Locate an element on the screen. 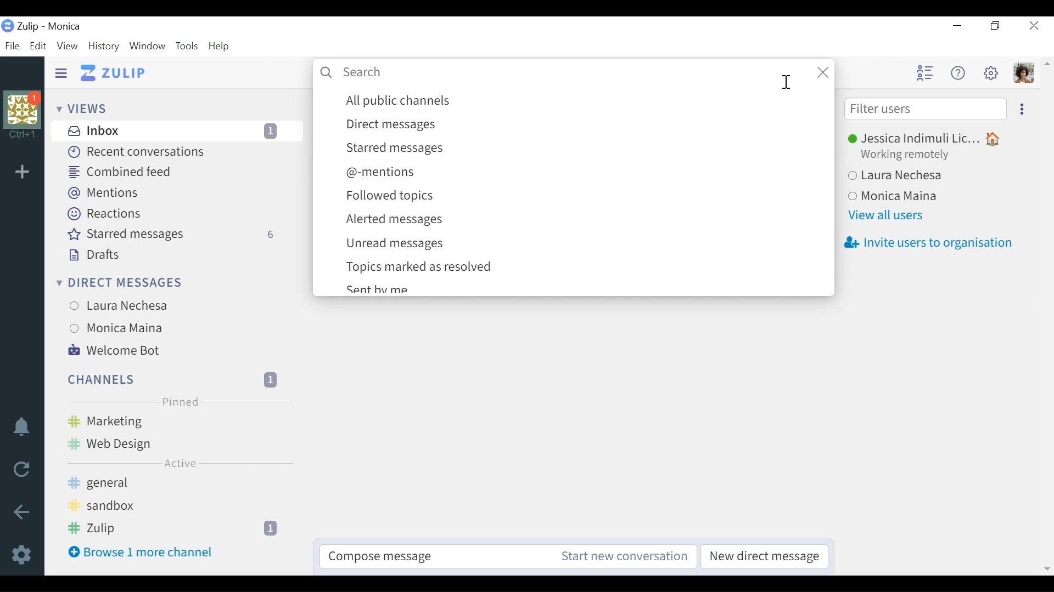  shortcut information is located at coordinates (21, 133).